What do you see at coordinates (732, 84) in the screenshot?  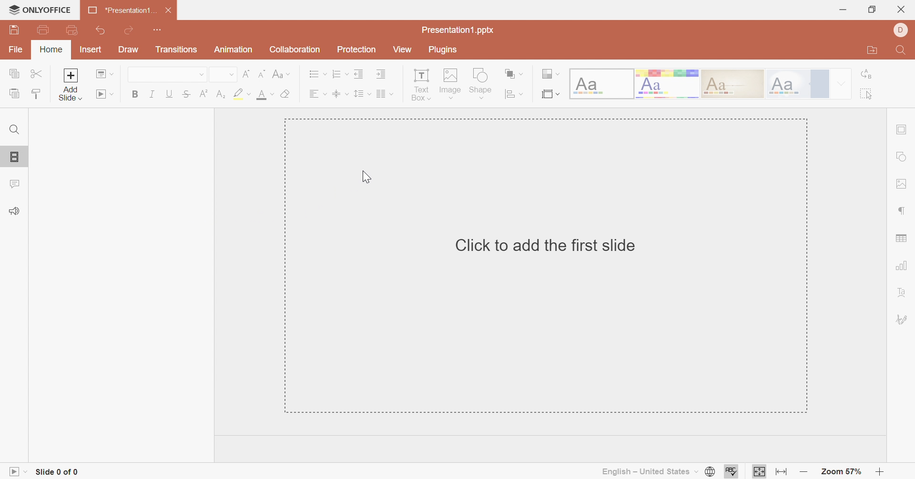 I see `Classic` at bounding box center [732, 84].